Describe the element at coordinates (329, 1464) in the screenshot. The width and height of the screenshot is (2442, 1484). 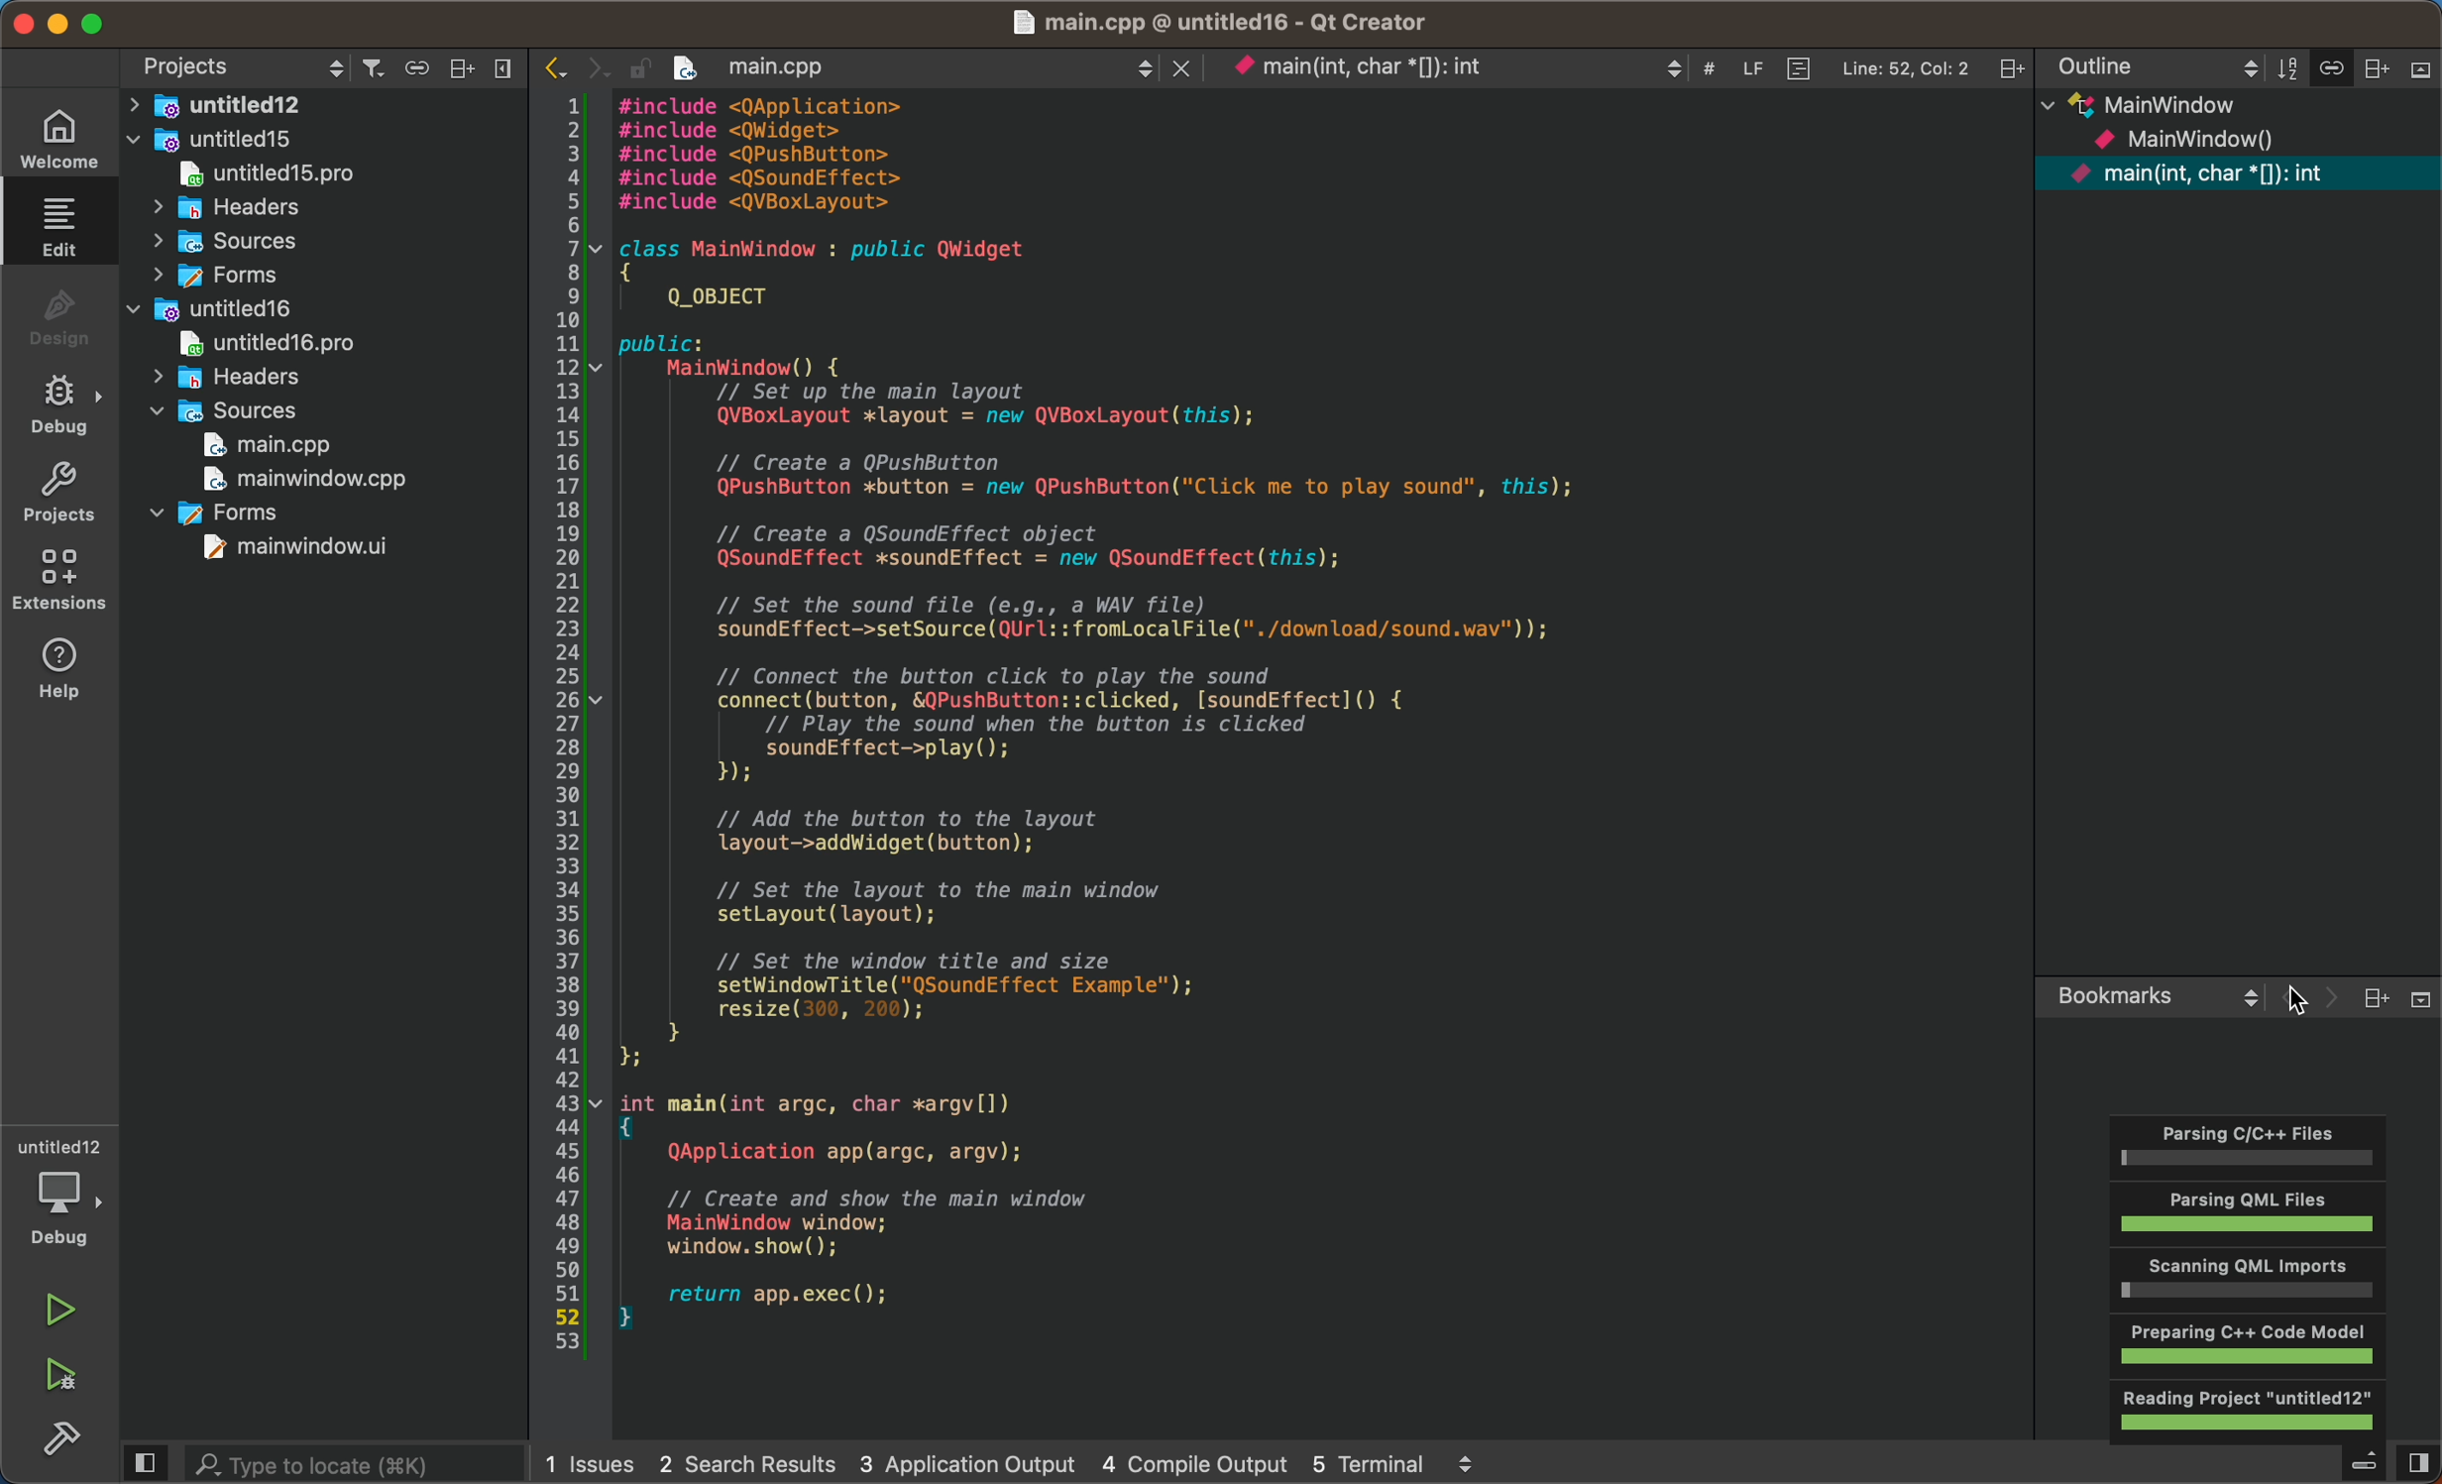
I see `search` at that location.